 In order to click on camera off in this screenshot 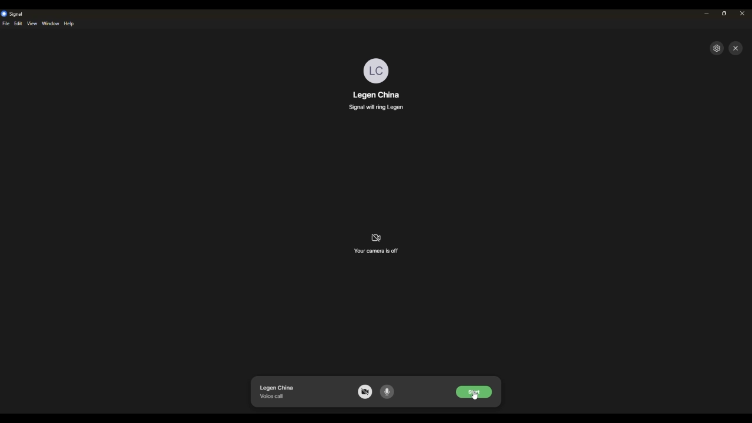, I will do `click(365, 392)`.